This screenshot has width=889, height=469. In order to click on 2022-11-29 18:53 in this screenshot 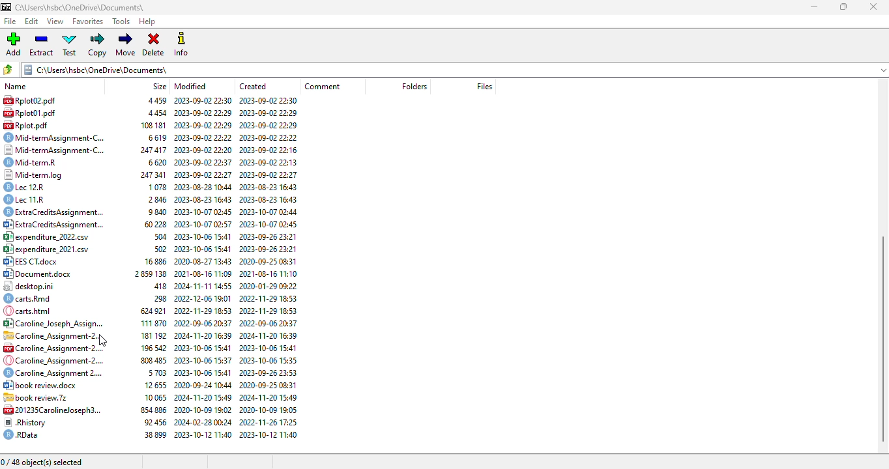, I will do `click(203, 310)`.